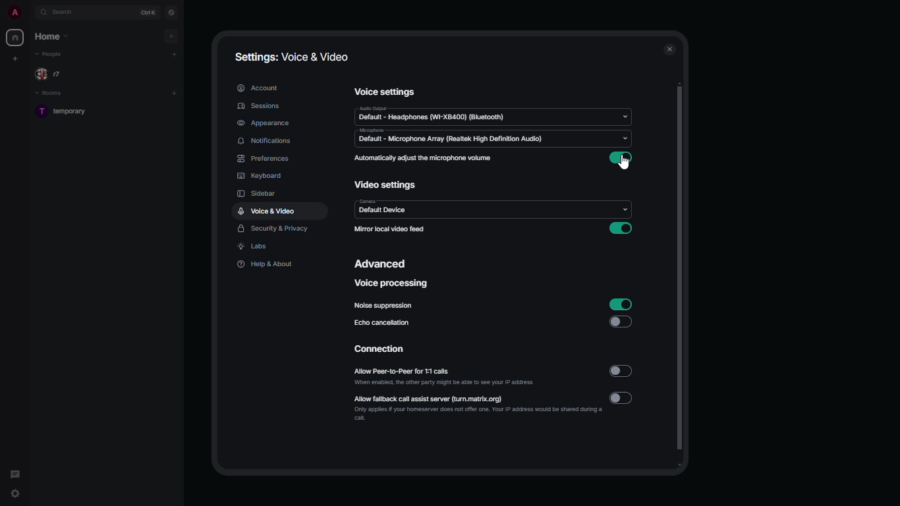  What do you see at coordinates (16, 474) in the screenshot?
I see `threads` at bounding box center [16, 474].